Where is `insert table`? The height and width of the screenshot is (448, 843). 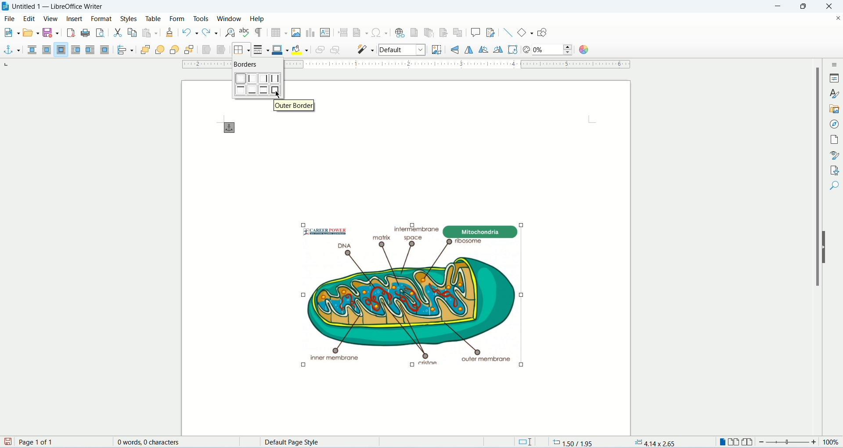 insert table is located at coordinates (278, 33).